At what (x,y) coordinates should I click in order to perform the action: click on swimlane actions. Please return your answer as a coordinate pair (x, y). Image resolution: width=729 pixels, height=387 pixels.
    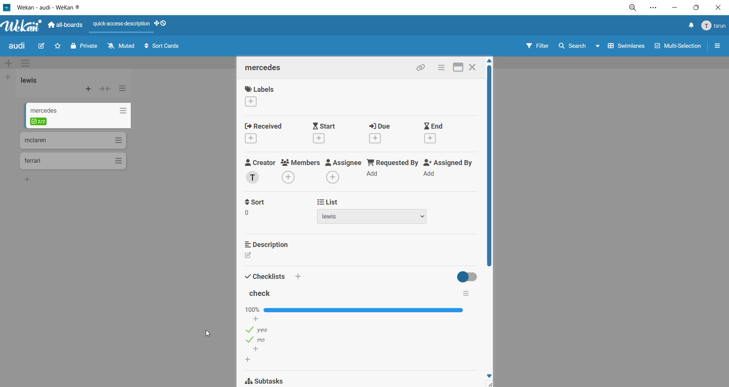
    Looking at the image, I should click on (24, 61).